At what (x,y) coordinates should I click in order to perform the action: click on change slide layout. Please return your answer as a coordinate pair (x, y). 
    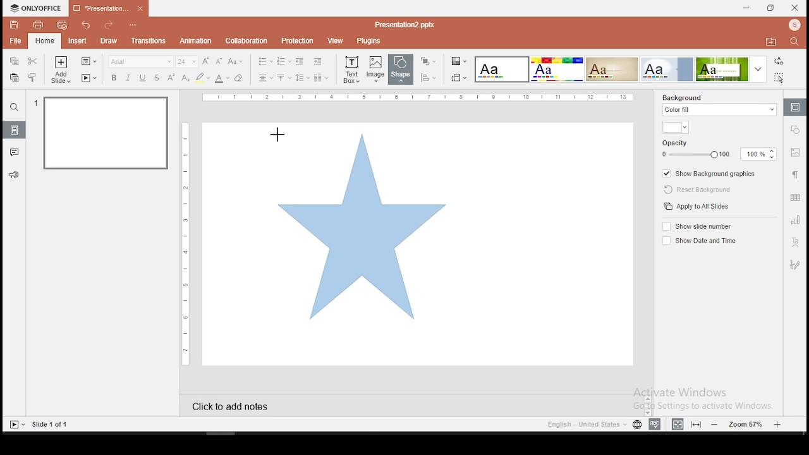
    Looking at the image, I should click on (88, 62).